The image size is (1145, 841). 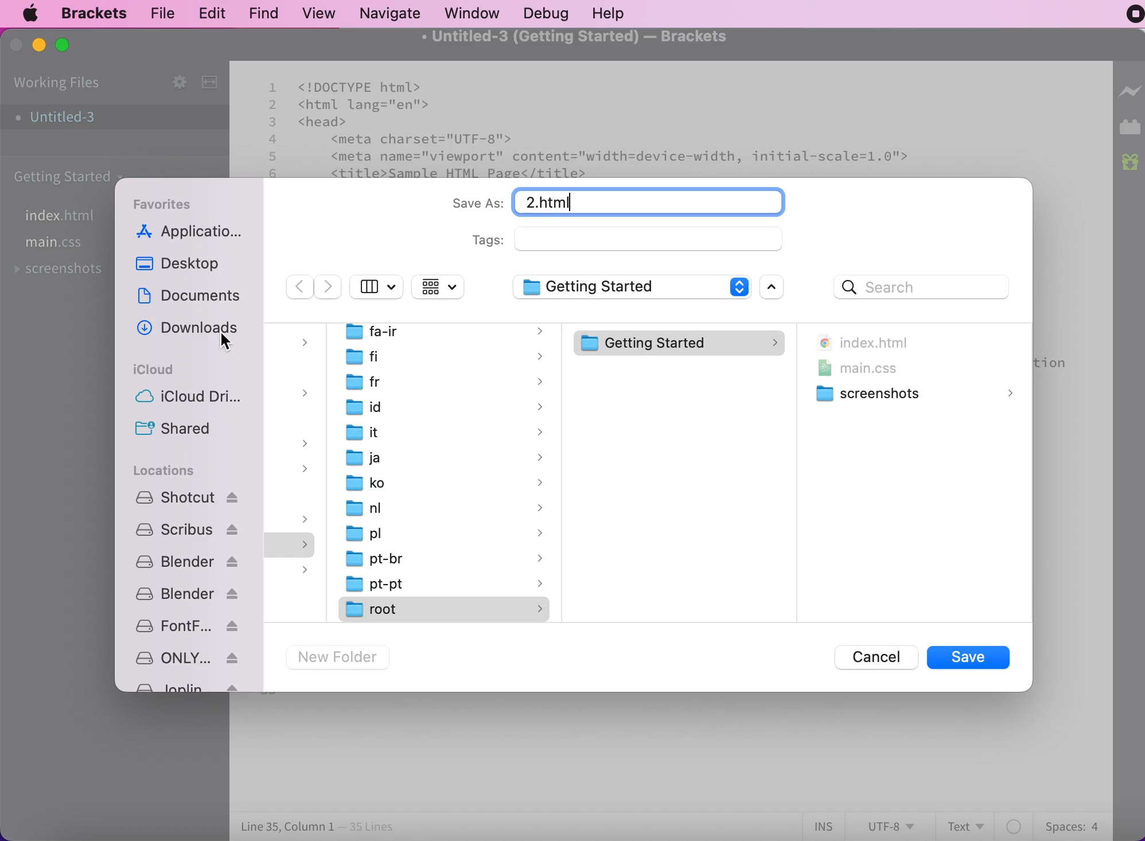 I want to click on applications, so click(x=196, y=233).